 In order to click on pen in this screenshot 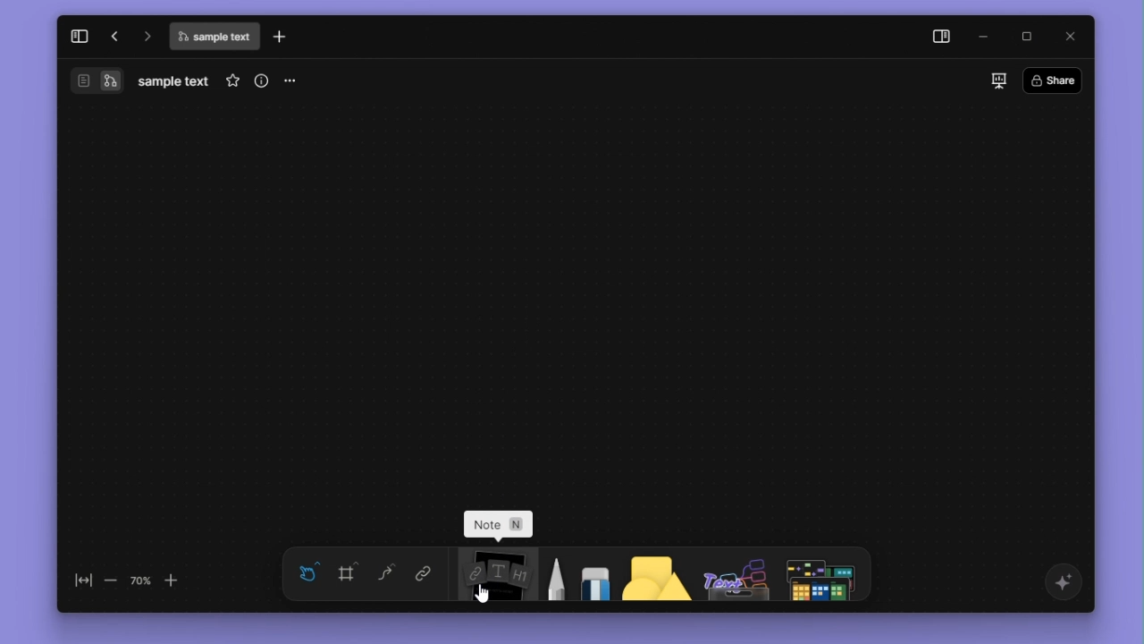, I will do `click(552, 576)`.